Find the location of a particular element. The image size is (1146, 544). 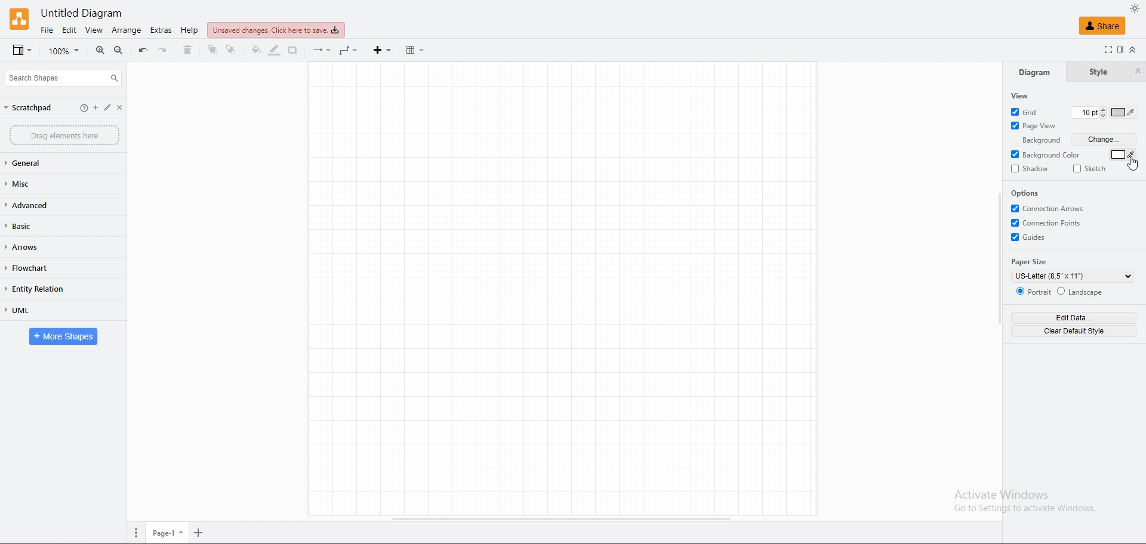

decrease grid value is located at coordinates (1102, 118).